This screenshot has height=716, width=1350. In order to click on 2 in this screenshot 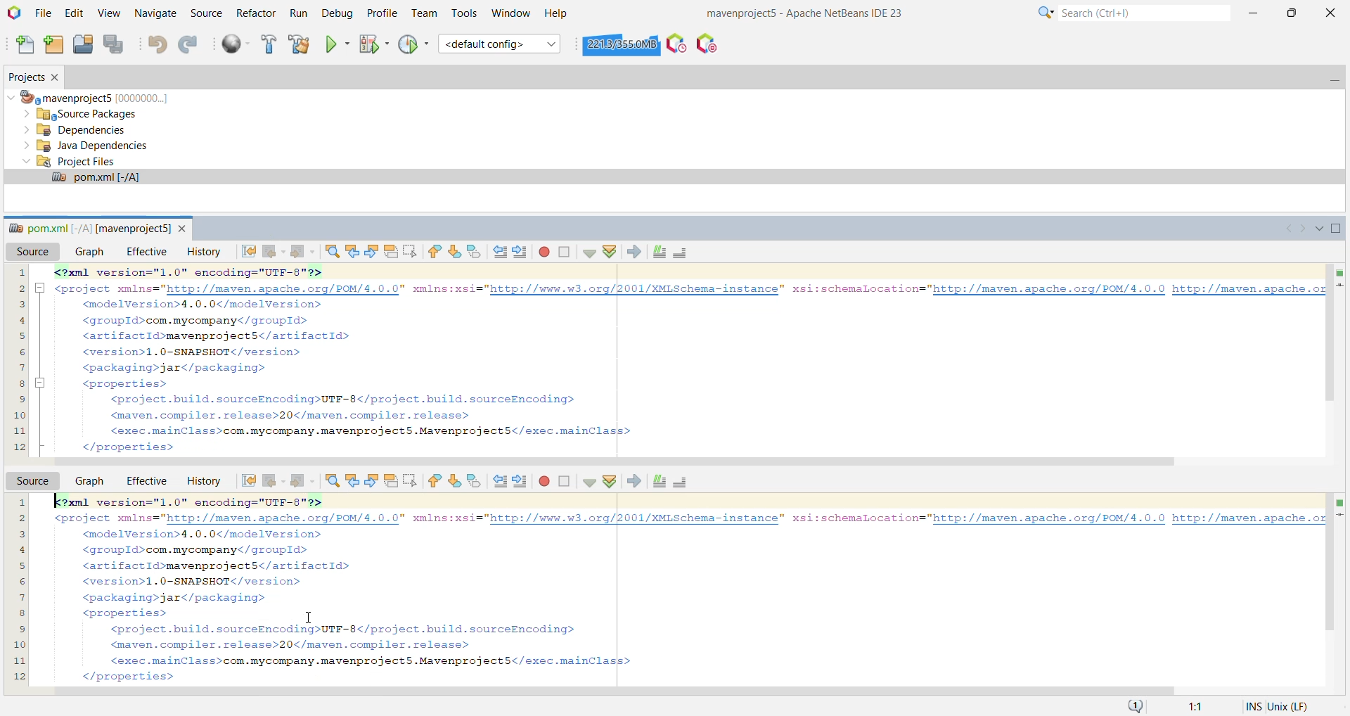, I will do `click(18, 288)`.